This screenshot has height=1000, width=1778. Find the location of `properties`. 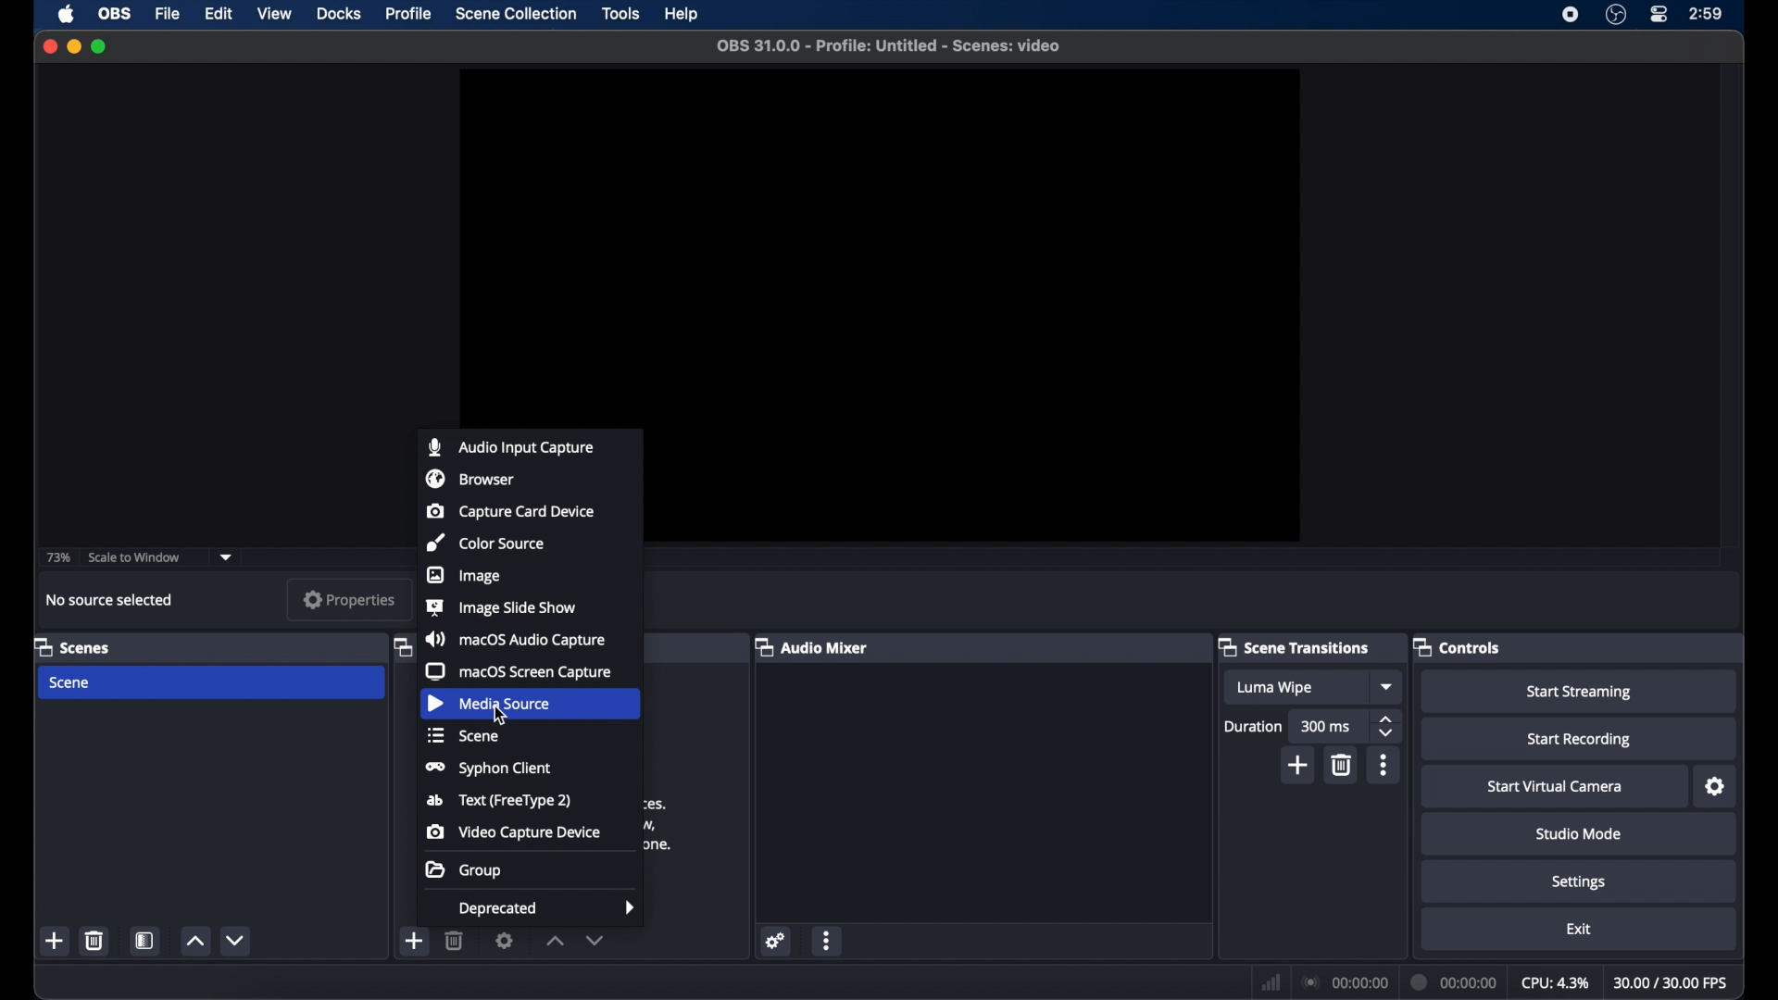

properties is located at coordinates (349, 599).